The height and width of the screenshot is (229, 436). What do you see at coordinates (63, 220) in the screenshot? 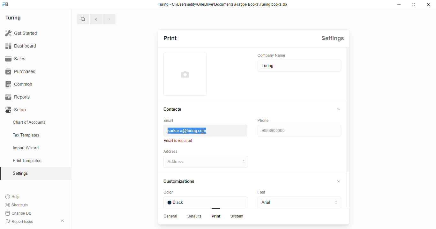
I see `collapse` at bounding box center [63, 220].